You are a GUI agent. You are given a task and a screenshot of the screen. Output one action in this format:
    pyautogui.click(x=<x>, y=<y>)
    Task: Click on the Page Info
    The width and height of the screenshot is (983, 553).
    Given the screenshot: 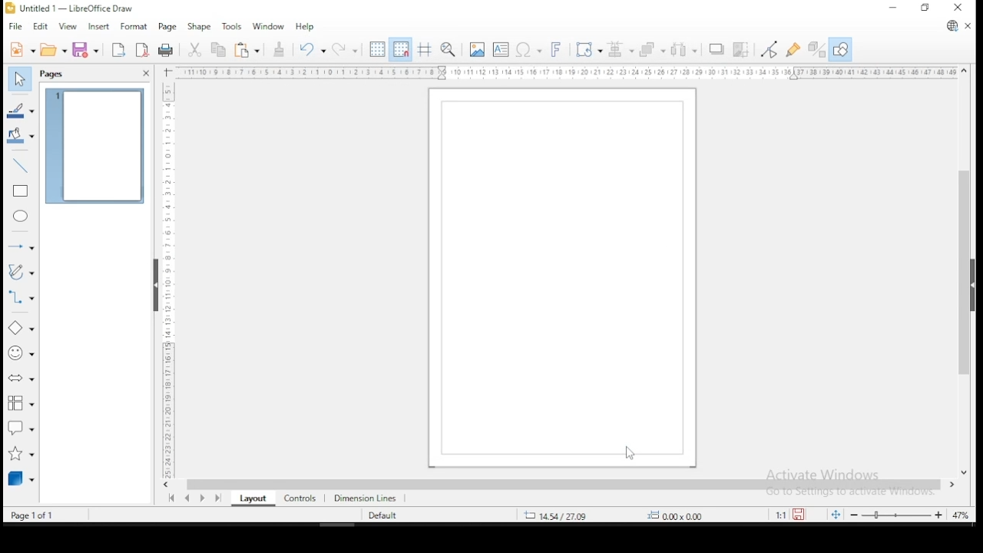 What is the action you would take?
    pyautogui.click(x=44, y=515)
    